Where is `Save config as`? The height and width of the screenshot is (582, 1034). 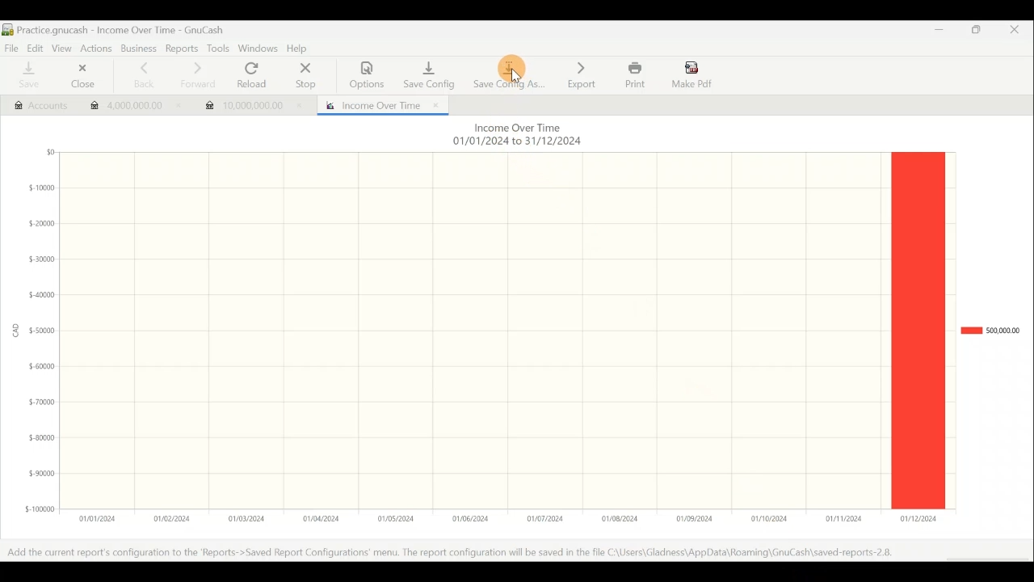 Save config as is located at coordinates (509, 73).